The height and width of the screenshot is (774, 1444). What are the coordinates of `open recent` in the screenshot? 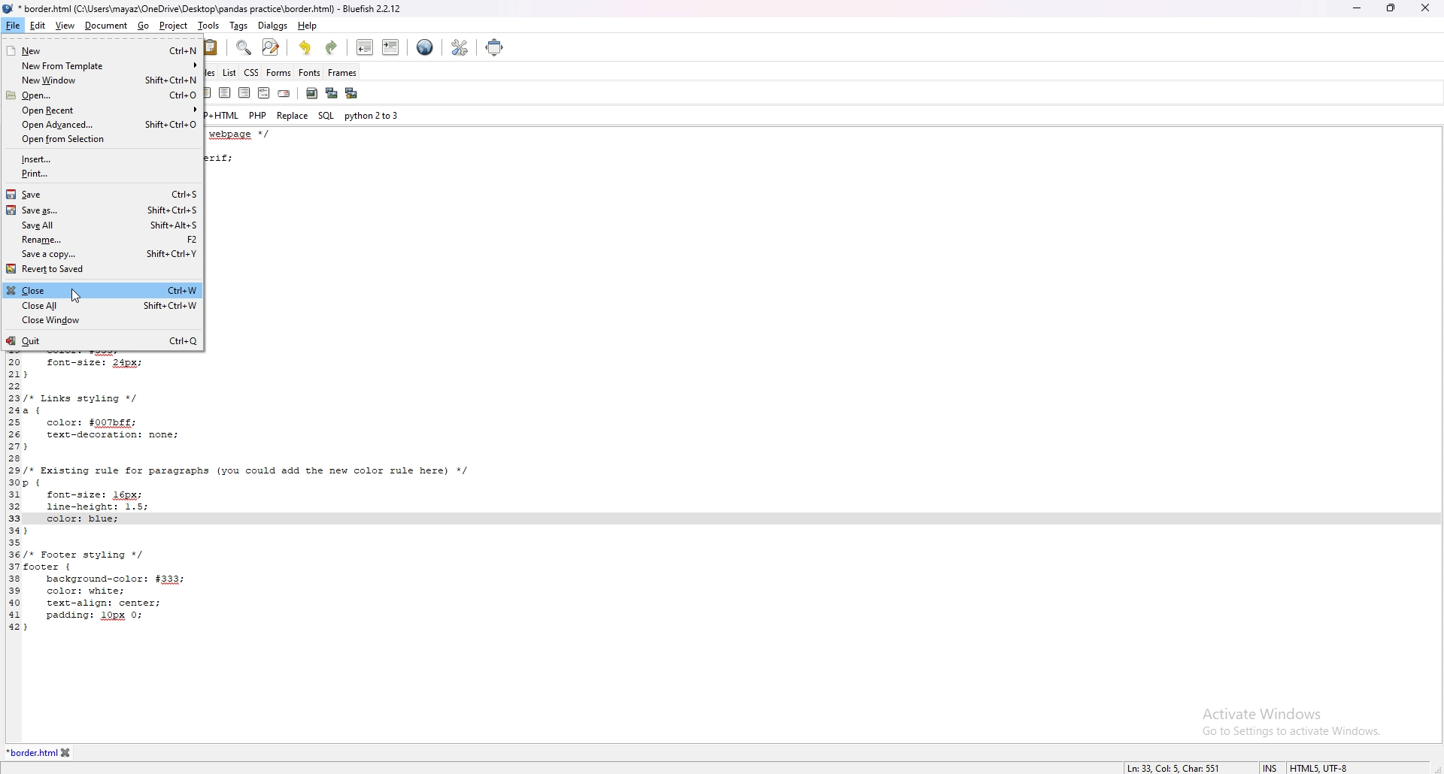 It's located at (103, 110).